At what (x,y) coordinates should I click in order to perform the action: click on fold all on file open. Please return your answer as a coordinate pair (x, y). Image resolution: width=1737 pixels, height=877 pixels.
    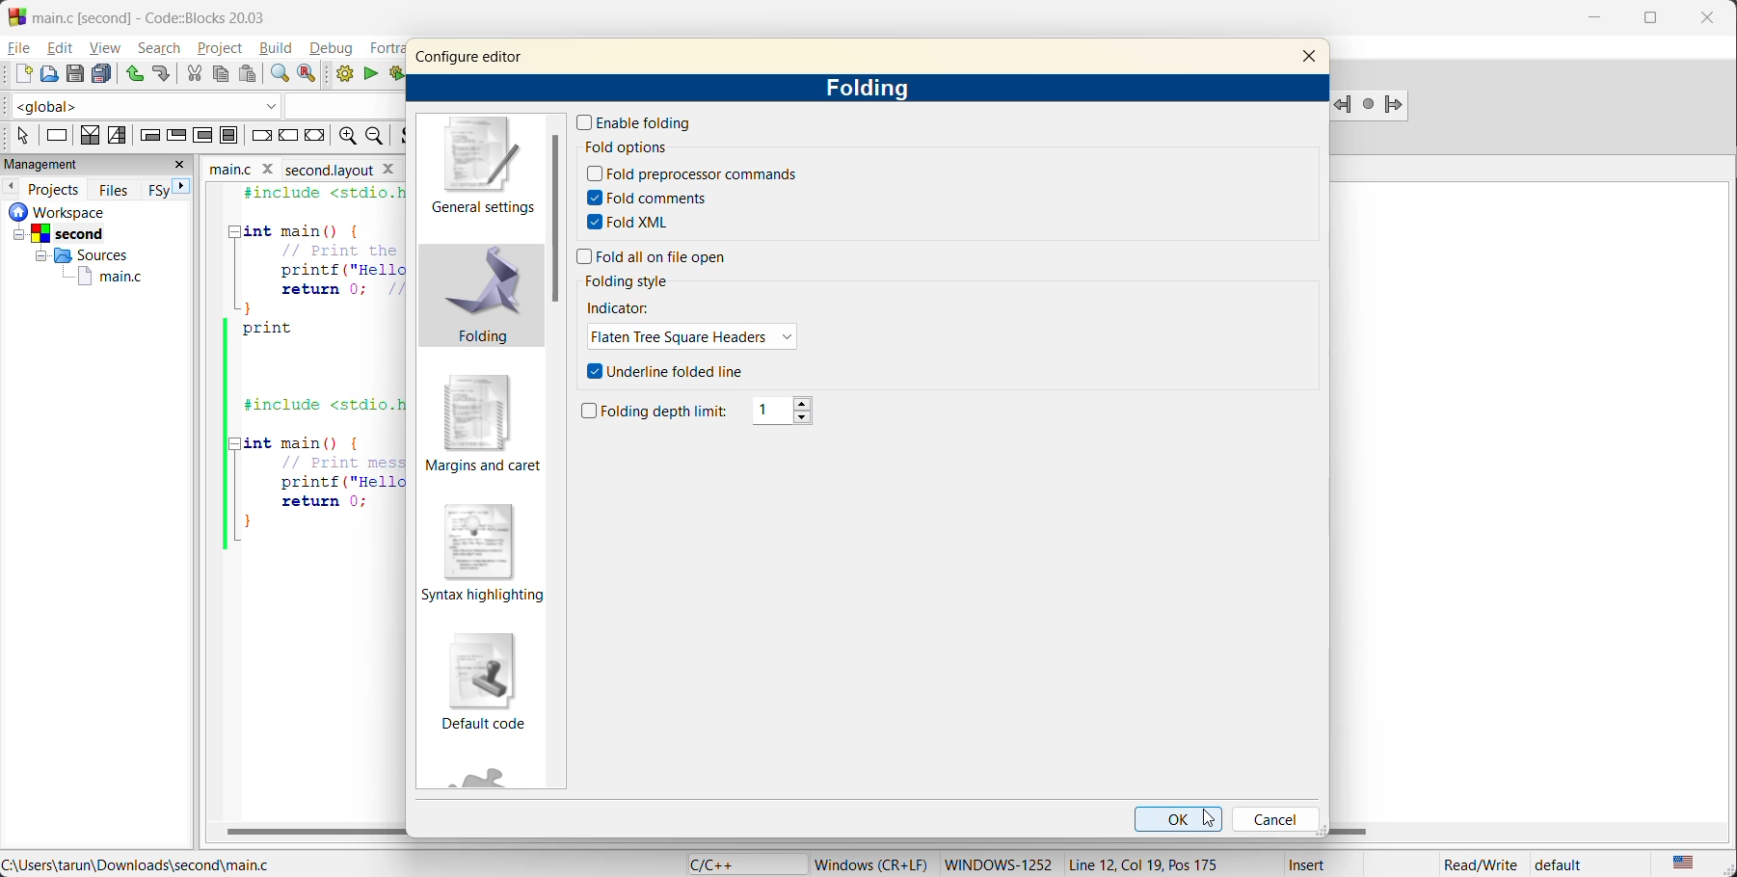
    Looking at the image, I should click on (680, 258).